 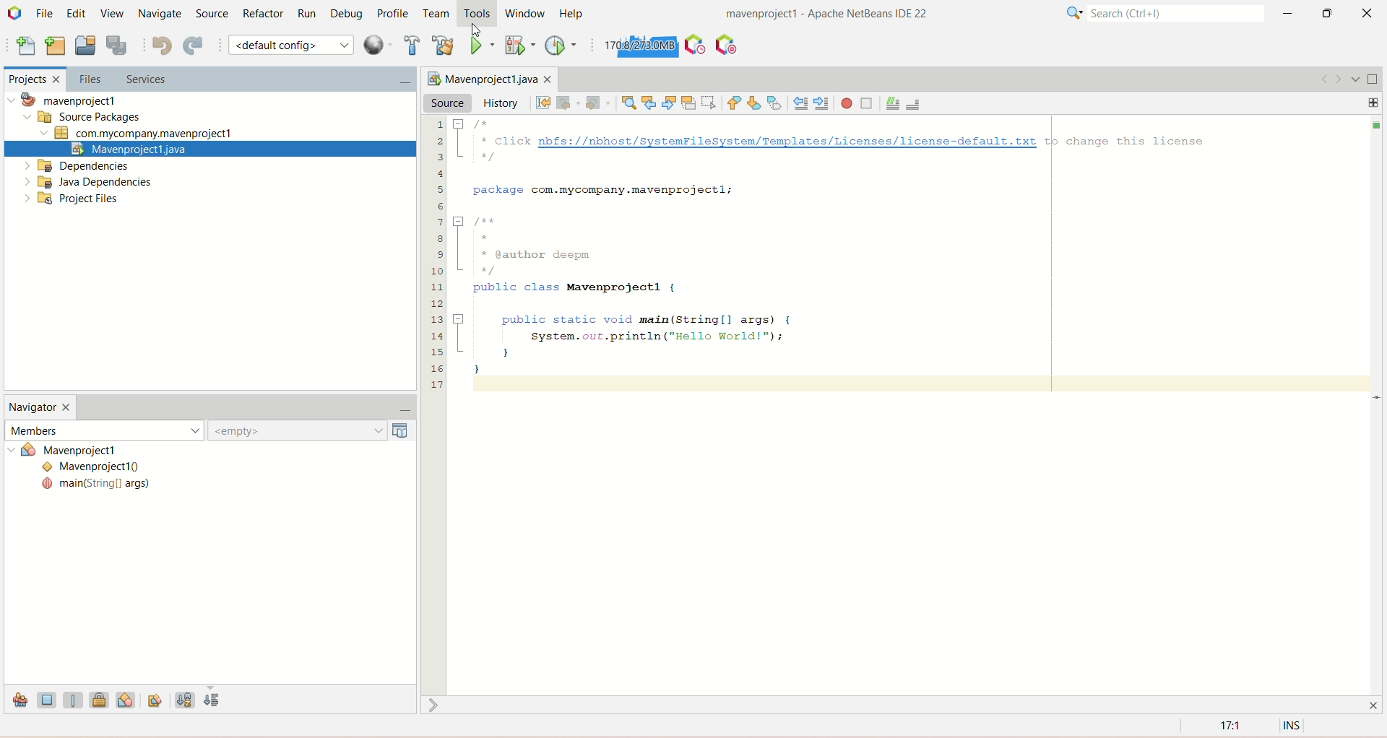 I want to click on context menu, so click(x=378, y=45).